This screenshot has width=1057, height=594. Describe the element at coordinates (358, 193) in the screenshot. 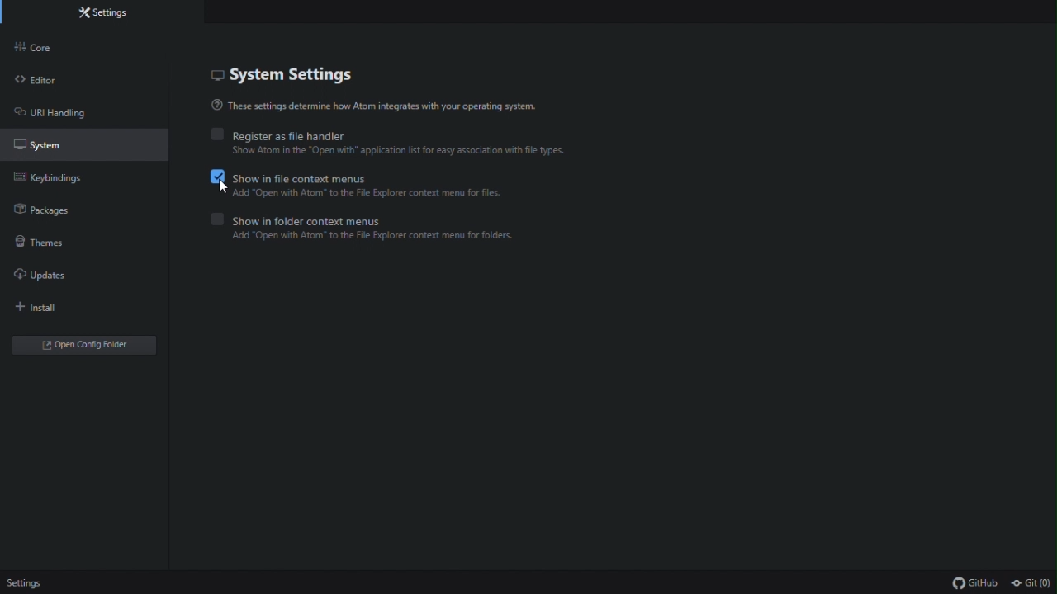

I see `Add open with atom to the explorer context menu for files` at that location.